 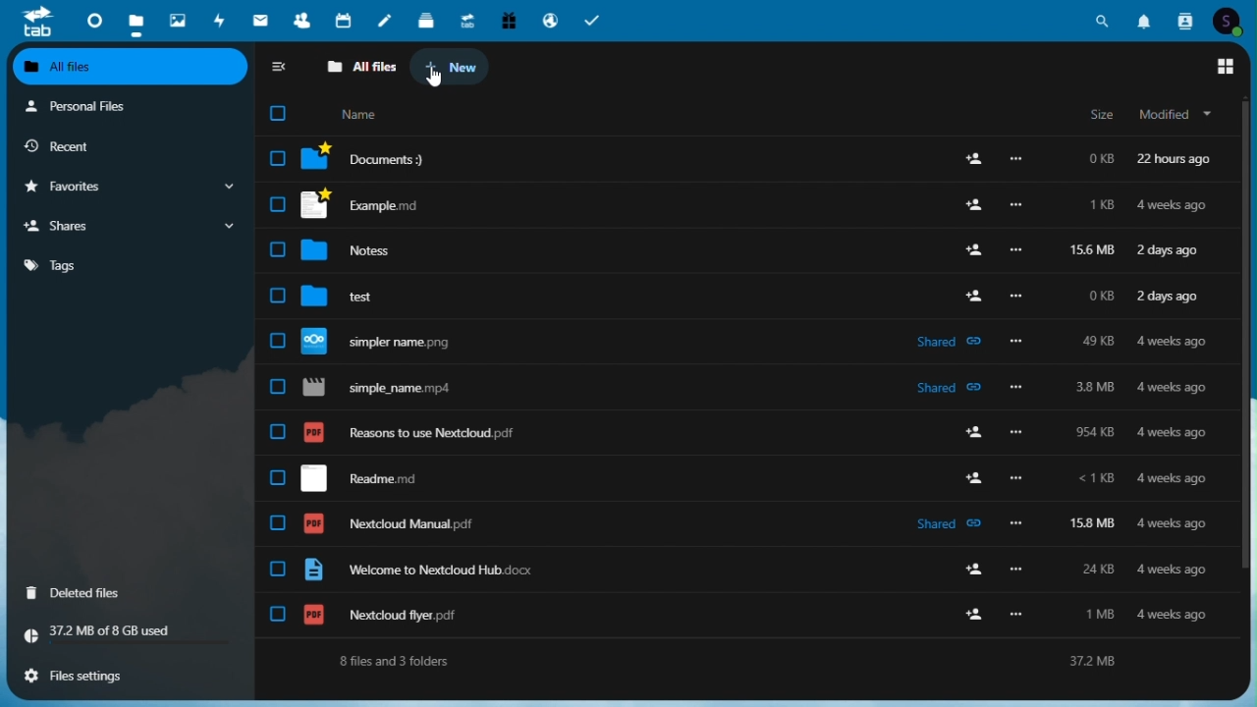 What do you see at coordinates (1175, 435) in the screenshot?
I see `4 weeks ago` at bounding box center [1175, 435].